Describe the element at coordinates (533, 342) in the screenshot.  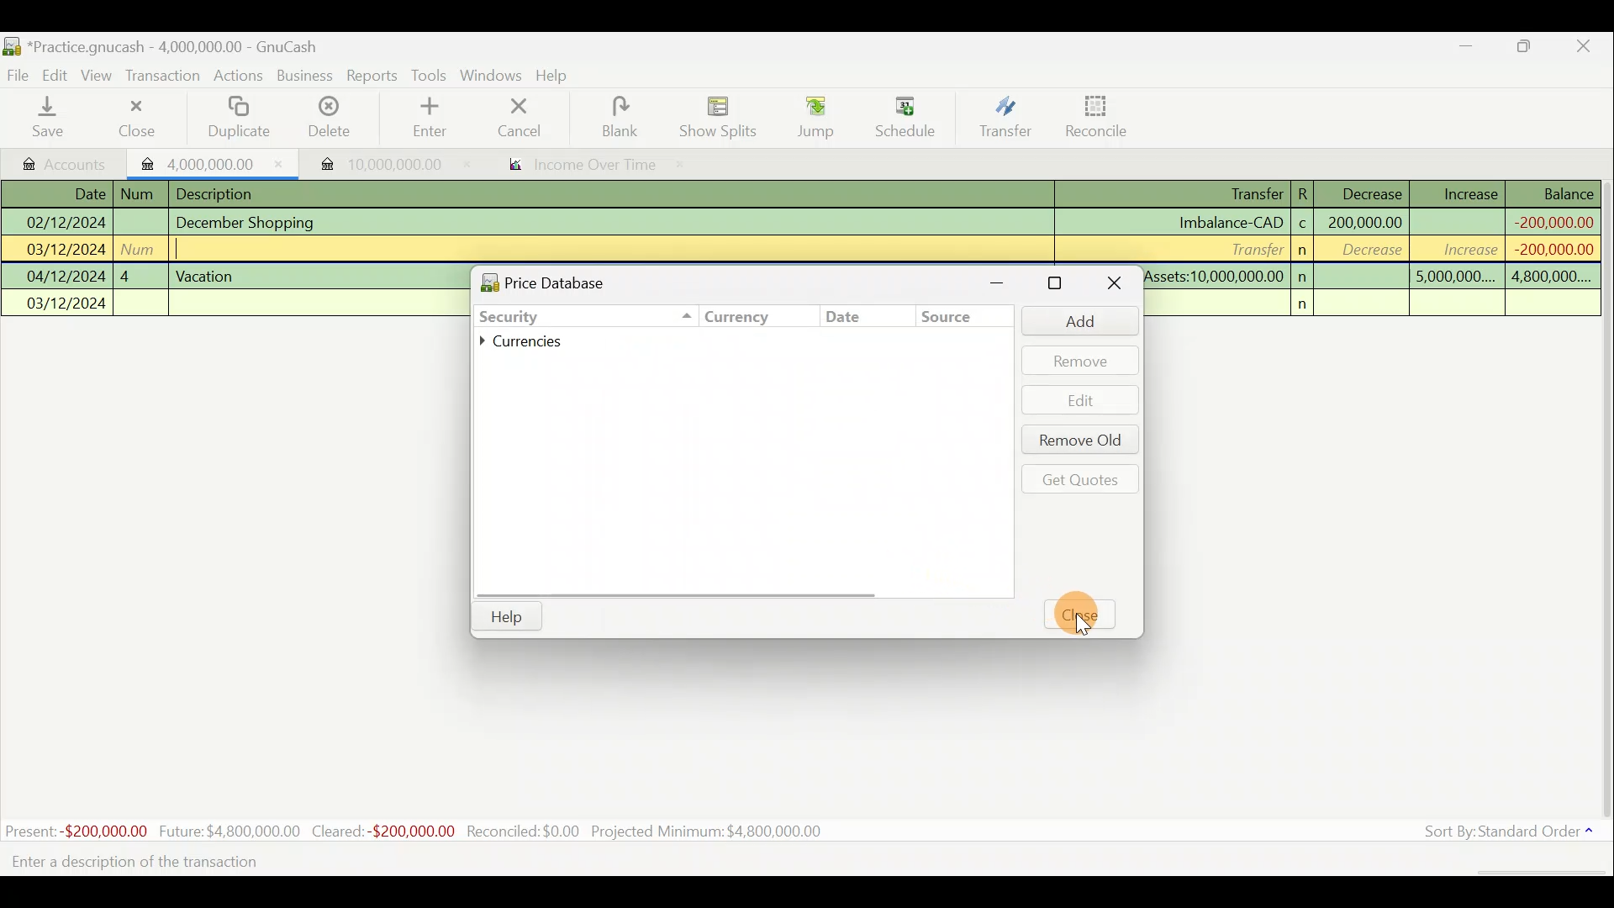
I see `Currencies` at that location.